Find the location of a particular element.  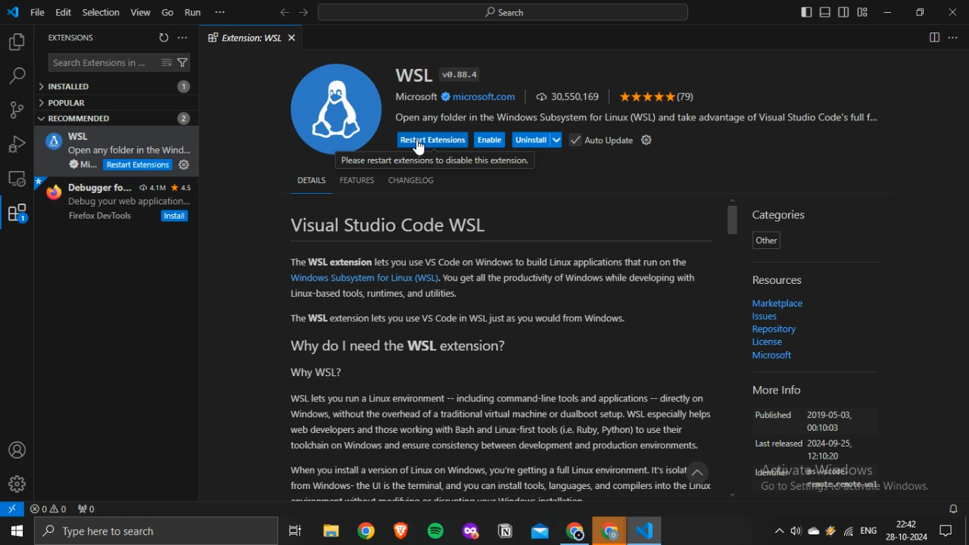

WSL is located at coordinates (53, 142).